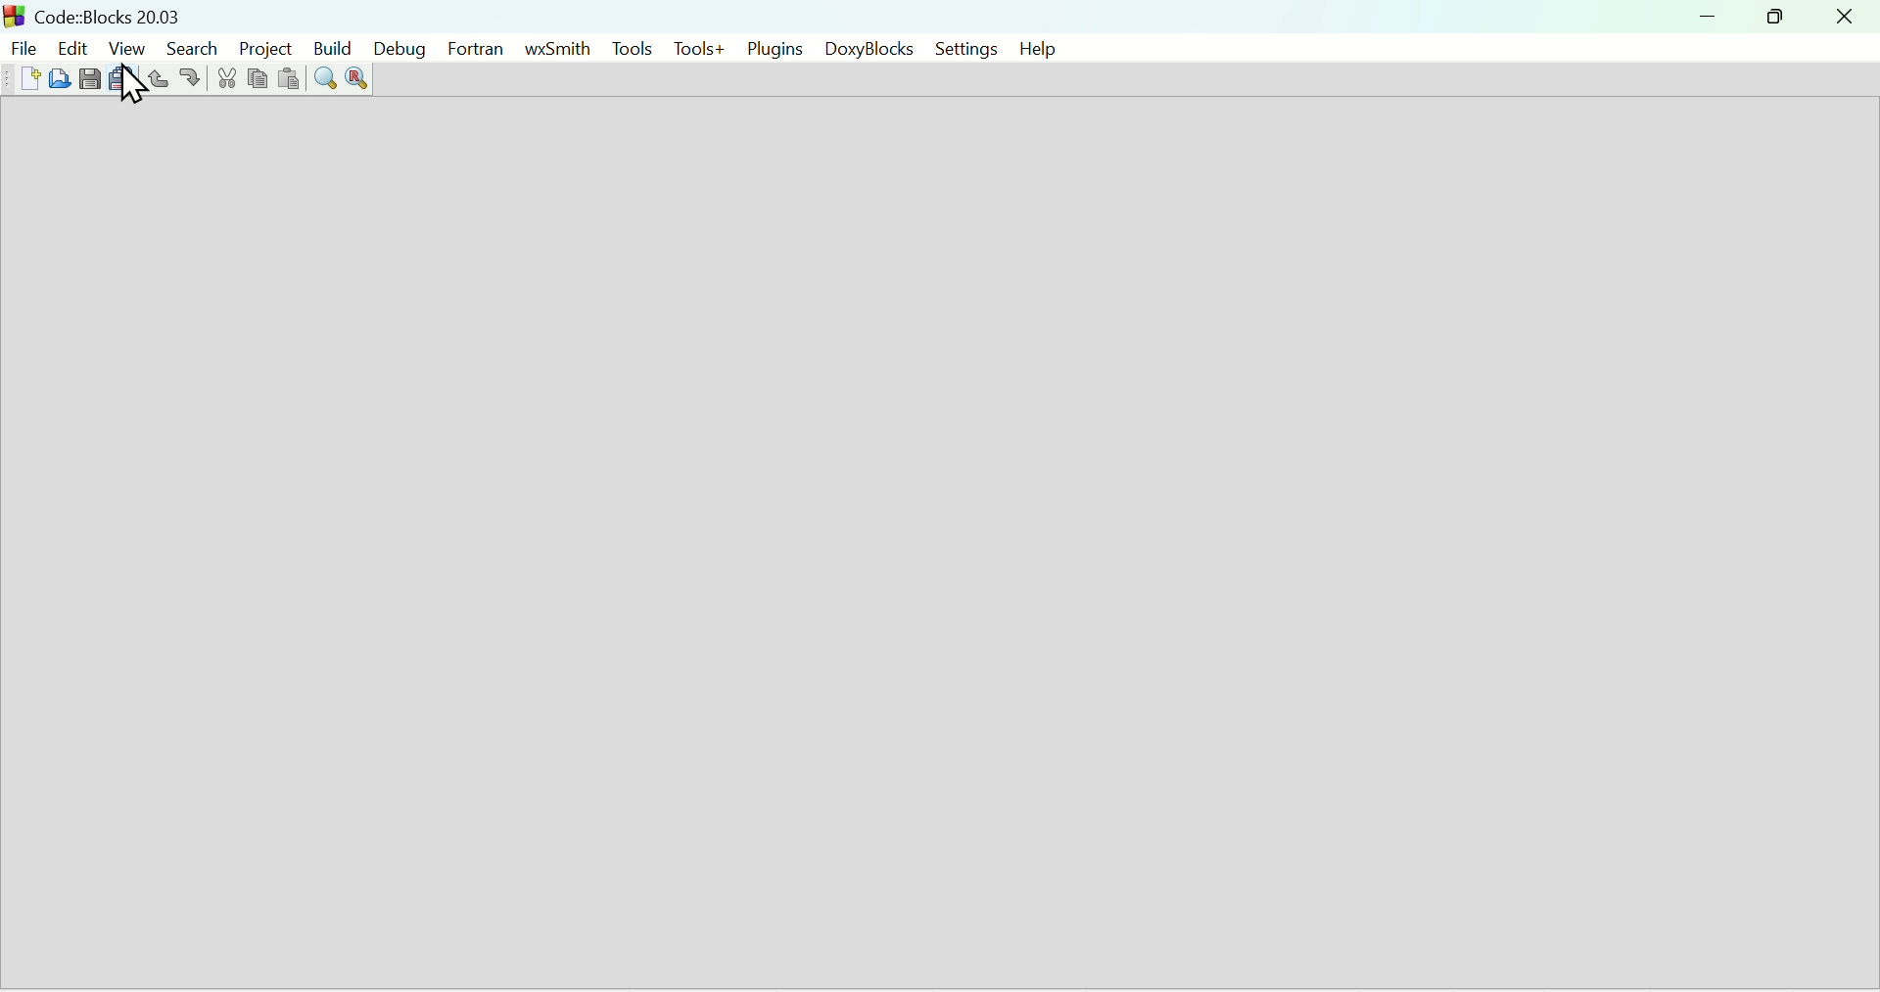  What do you see at coordinates (1844, 17) in the screenshot?
I see `Close` at bounding box center [1844, 17].